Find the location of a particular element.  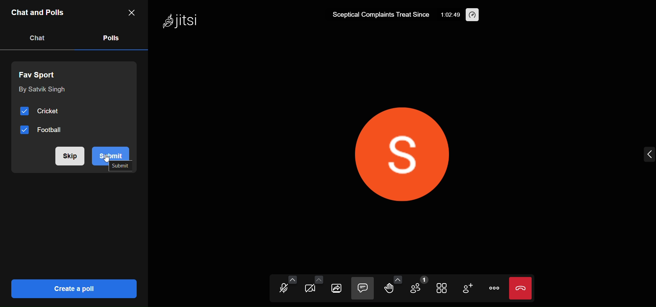

Football is located at coordinates (43, 130).